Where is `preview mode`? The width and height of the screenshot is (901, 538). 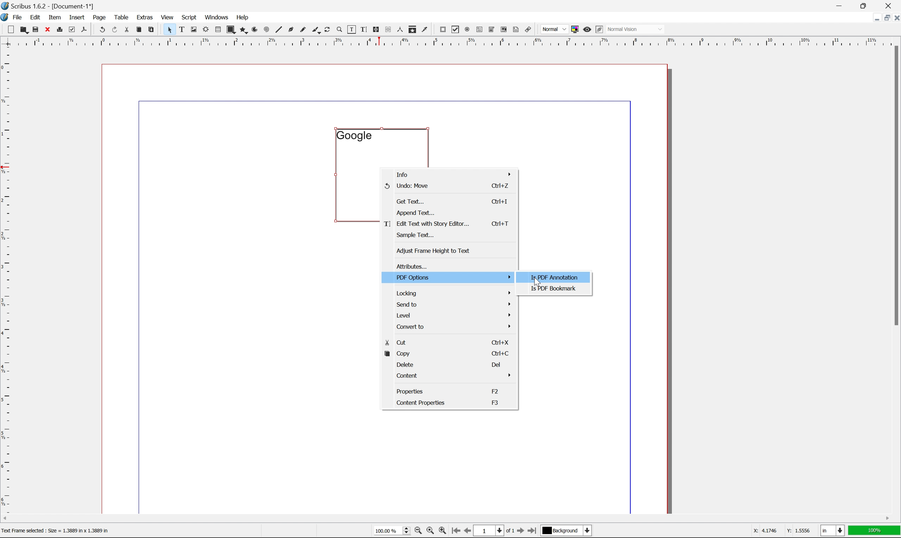 preview mode is located at coordinates (586, 29).